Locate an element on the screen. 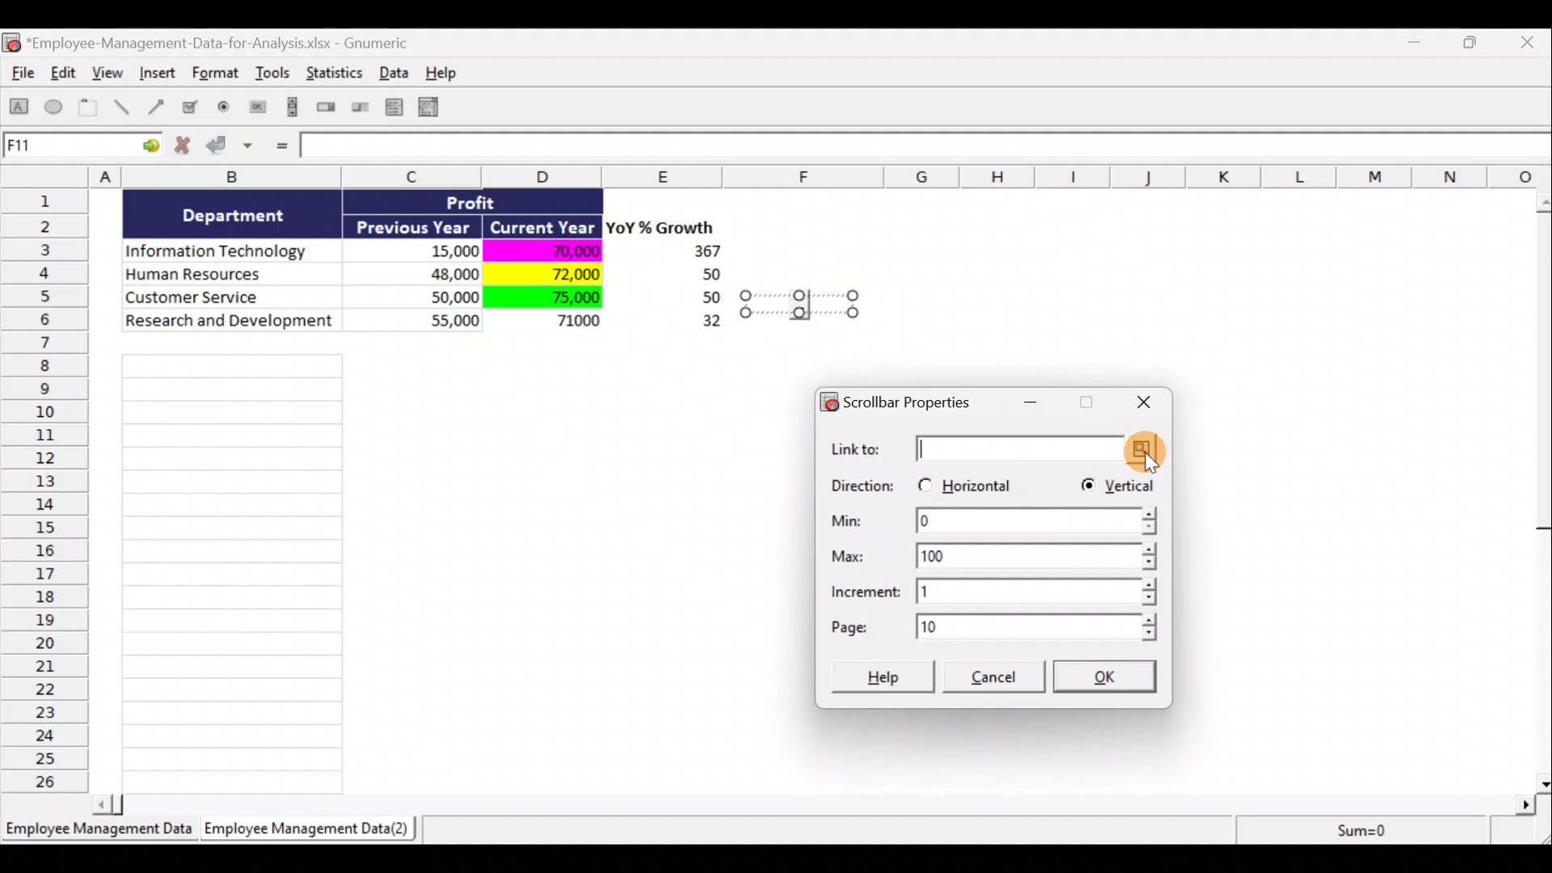  Cells is located at coordinates (232, 569).